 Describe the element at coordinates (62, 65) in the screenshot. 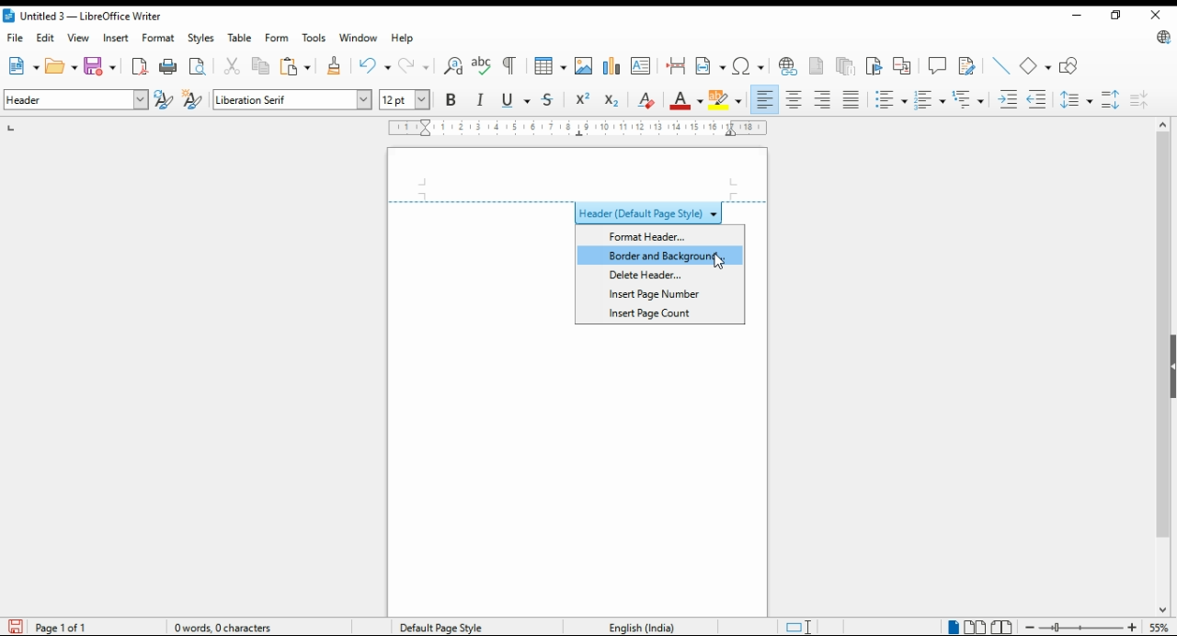

I see `open` at that location.